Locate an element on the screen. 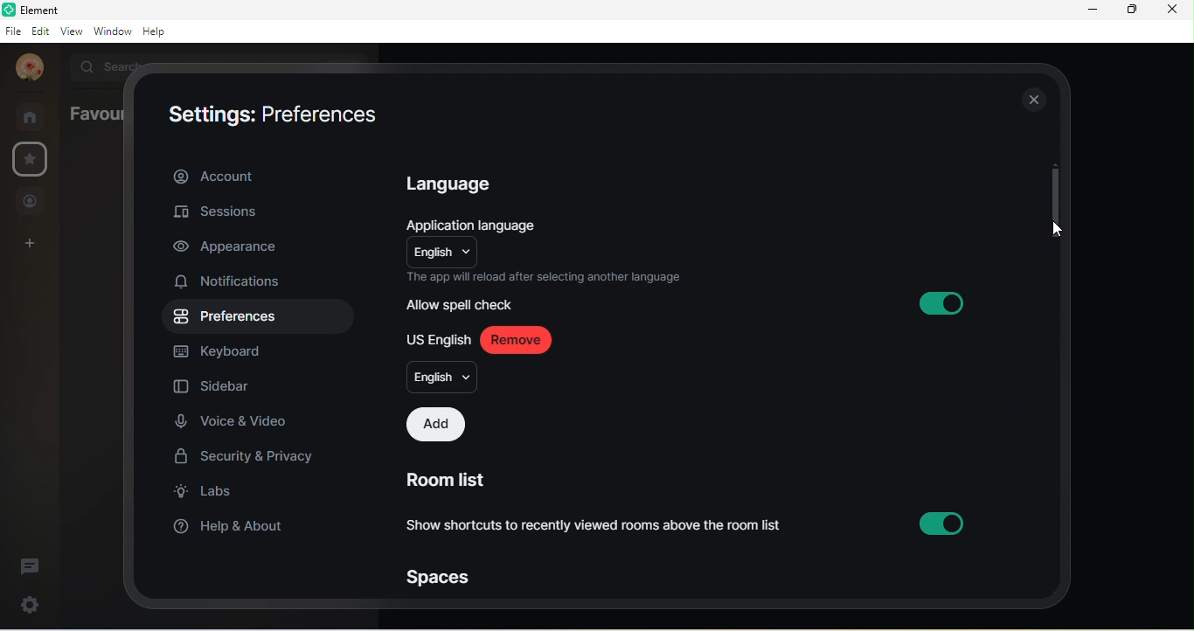 The width and height of the screenshot is (1194, 631). file is located at coordinates (12, 31).